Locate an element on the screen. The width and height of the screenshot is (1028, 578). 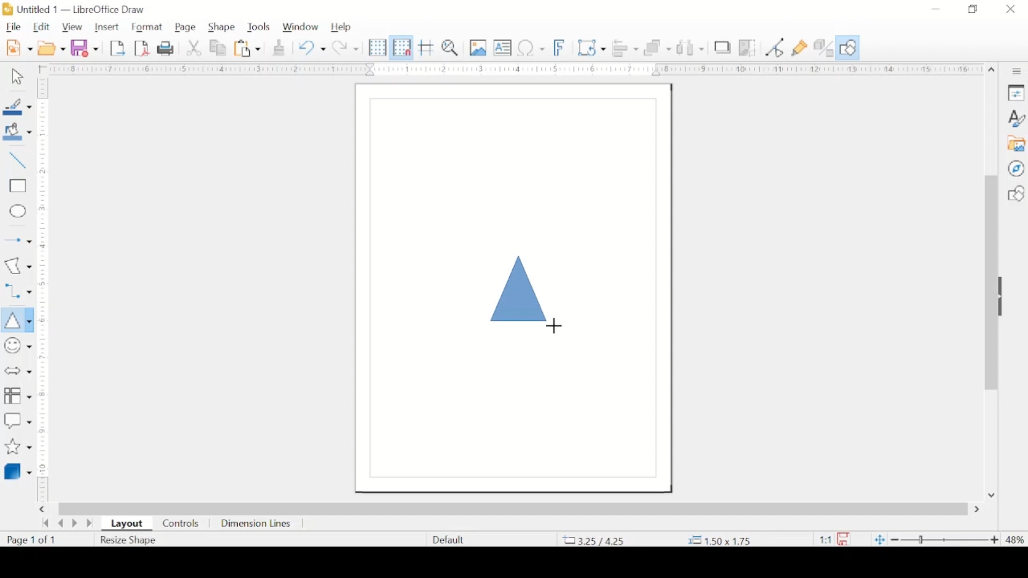
sidebar settings is located at coordinates (1018, 72).